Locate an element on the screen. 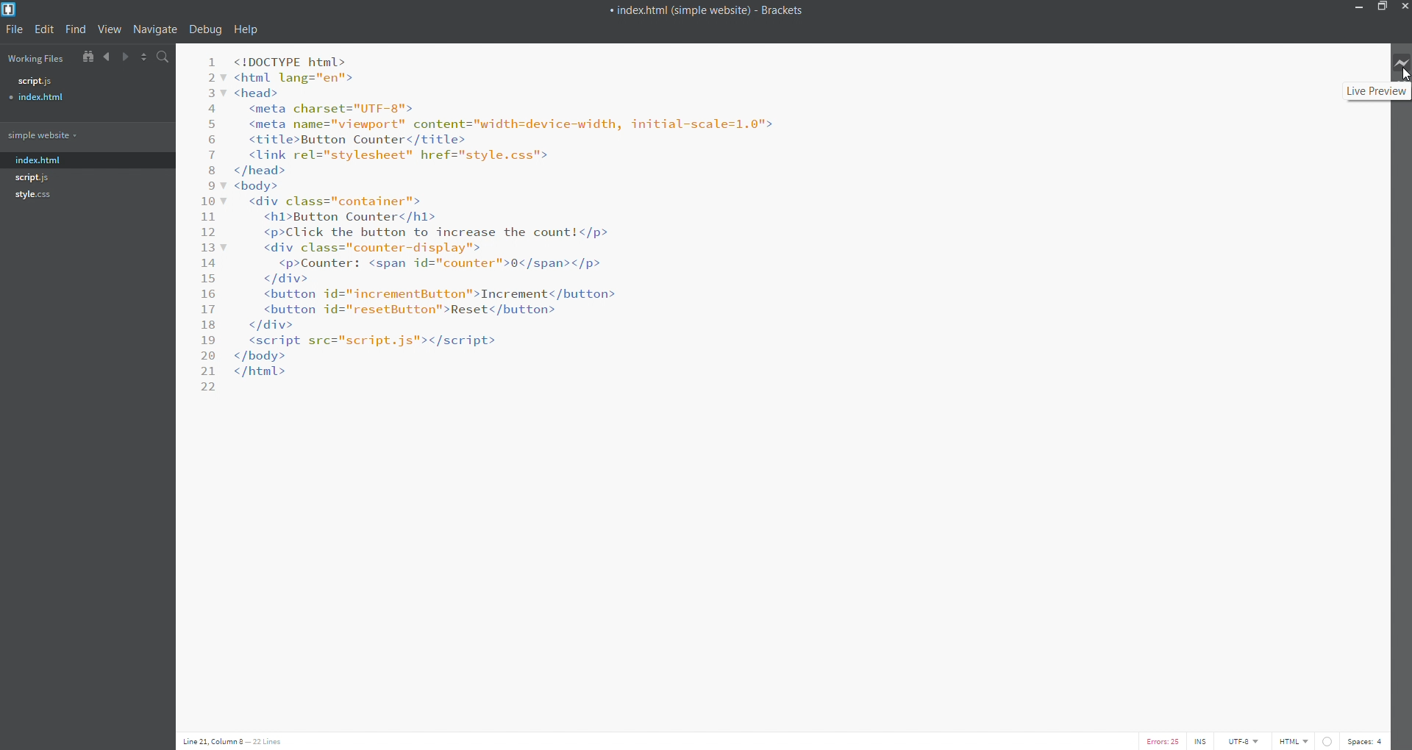 The width and height of the screenshot is (1412, 750). live preview is located at coordinates (1400, 61).